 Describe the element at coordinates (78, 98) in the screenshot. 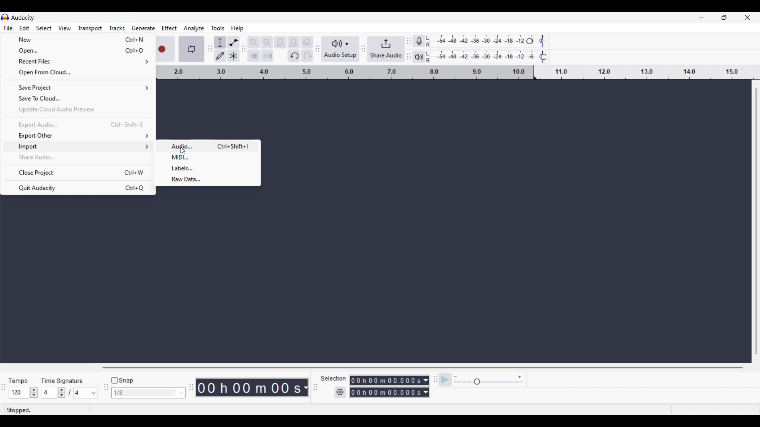

I see `Save to cloud` at that location.